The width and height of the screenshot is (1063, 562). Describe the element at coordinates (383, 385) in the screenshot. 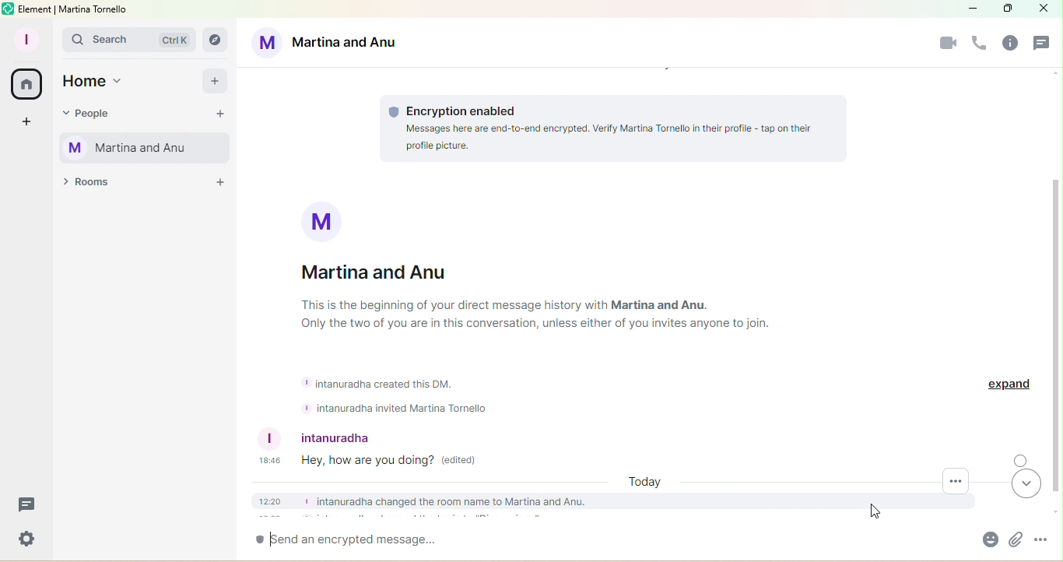

I see `intanuradha created this DM.` at that location.